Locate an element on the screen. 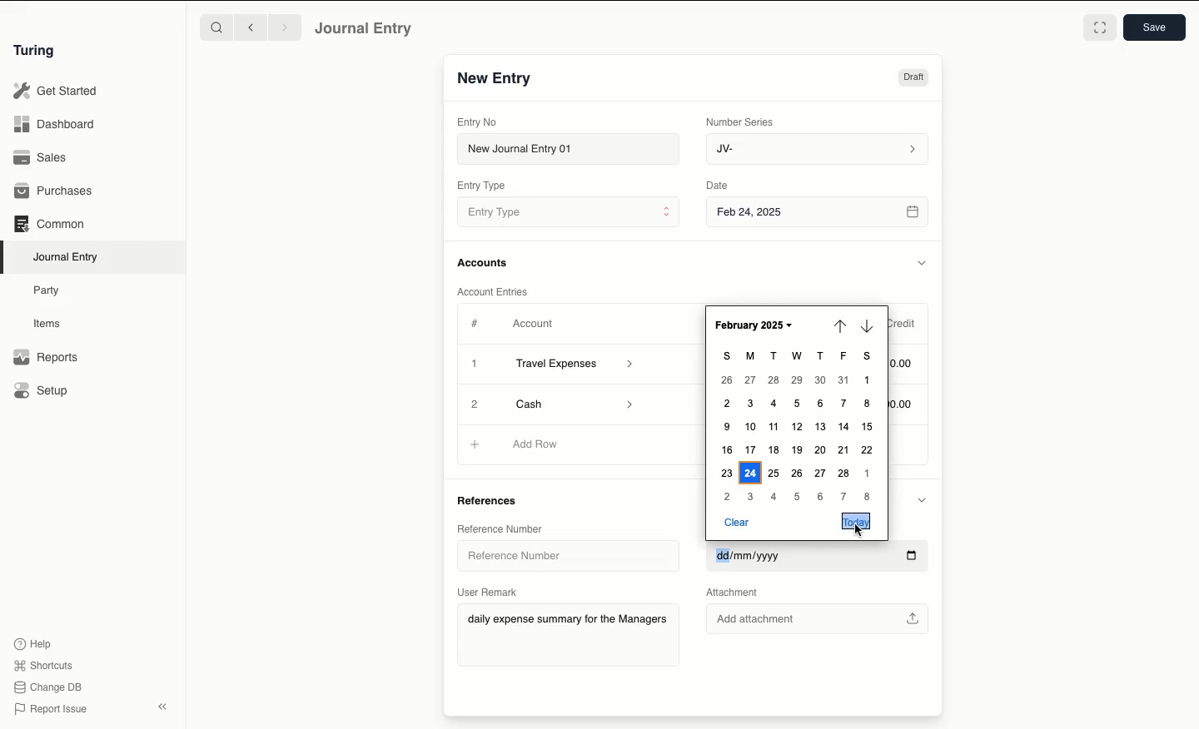 This screenshot has height=729, width=1199. Entry Type is located at coordinates (481, 186).